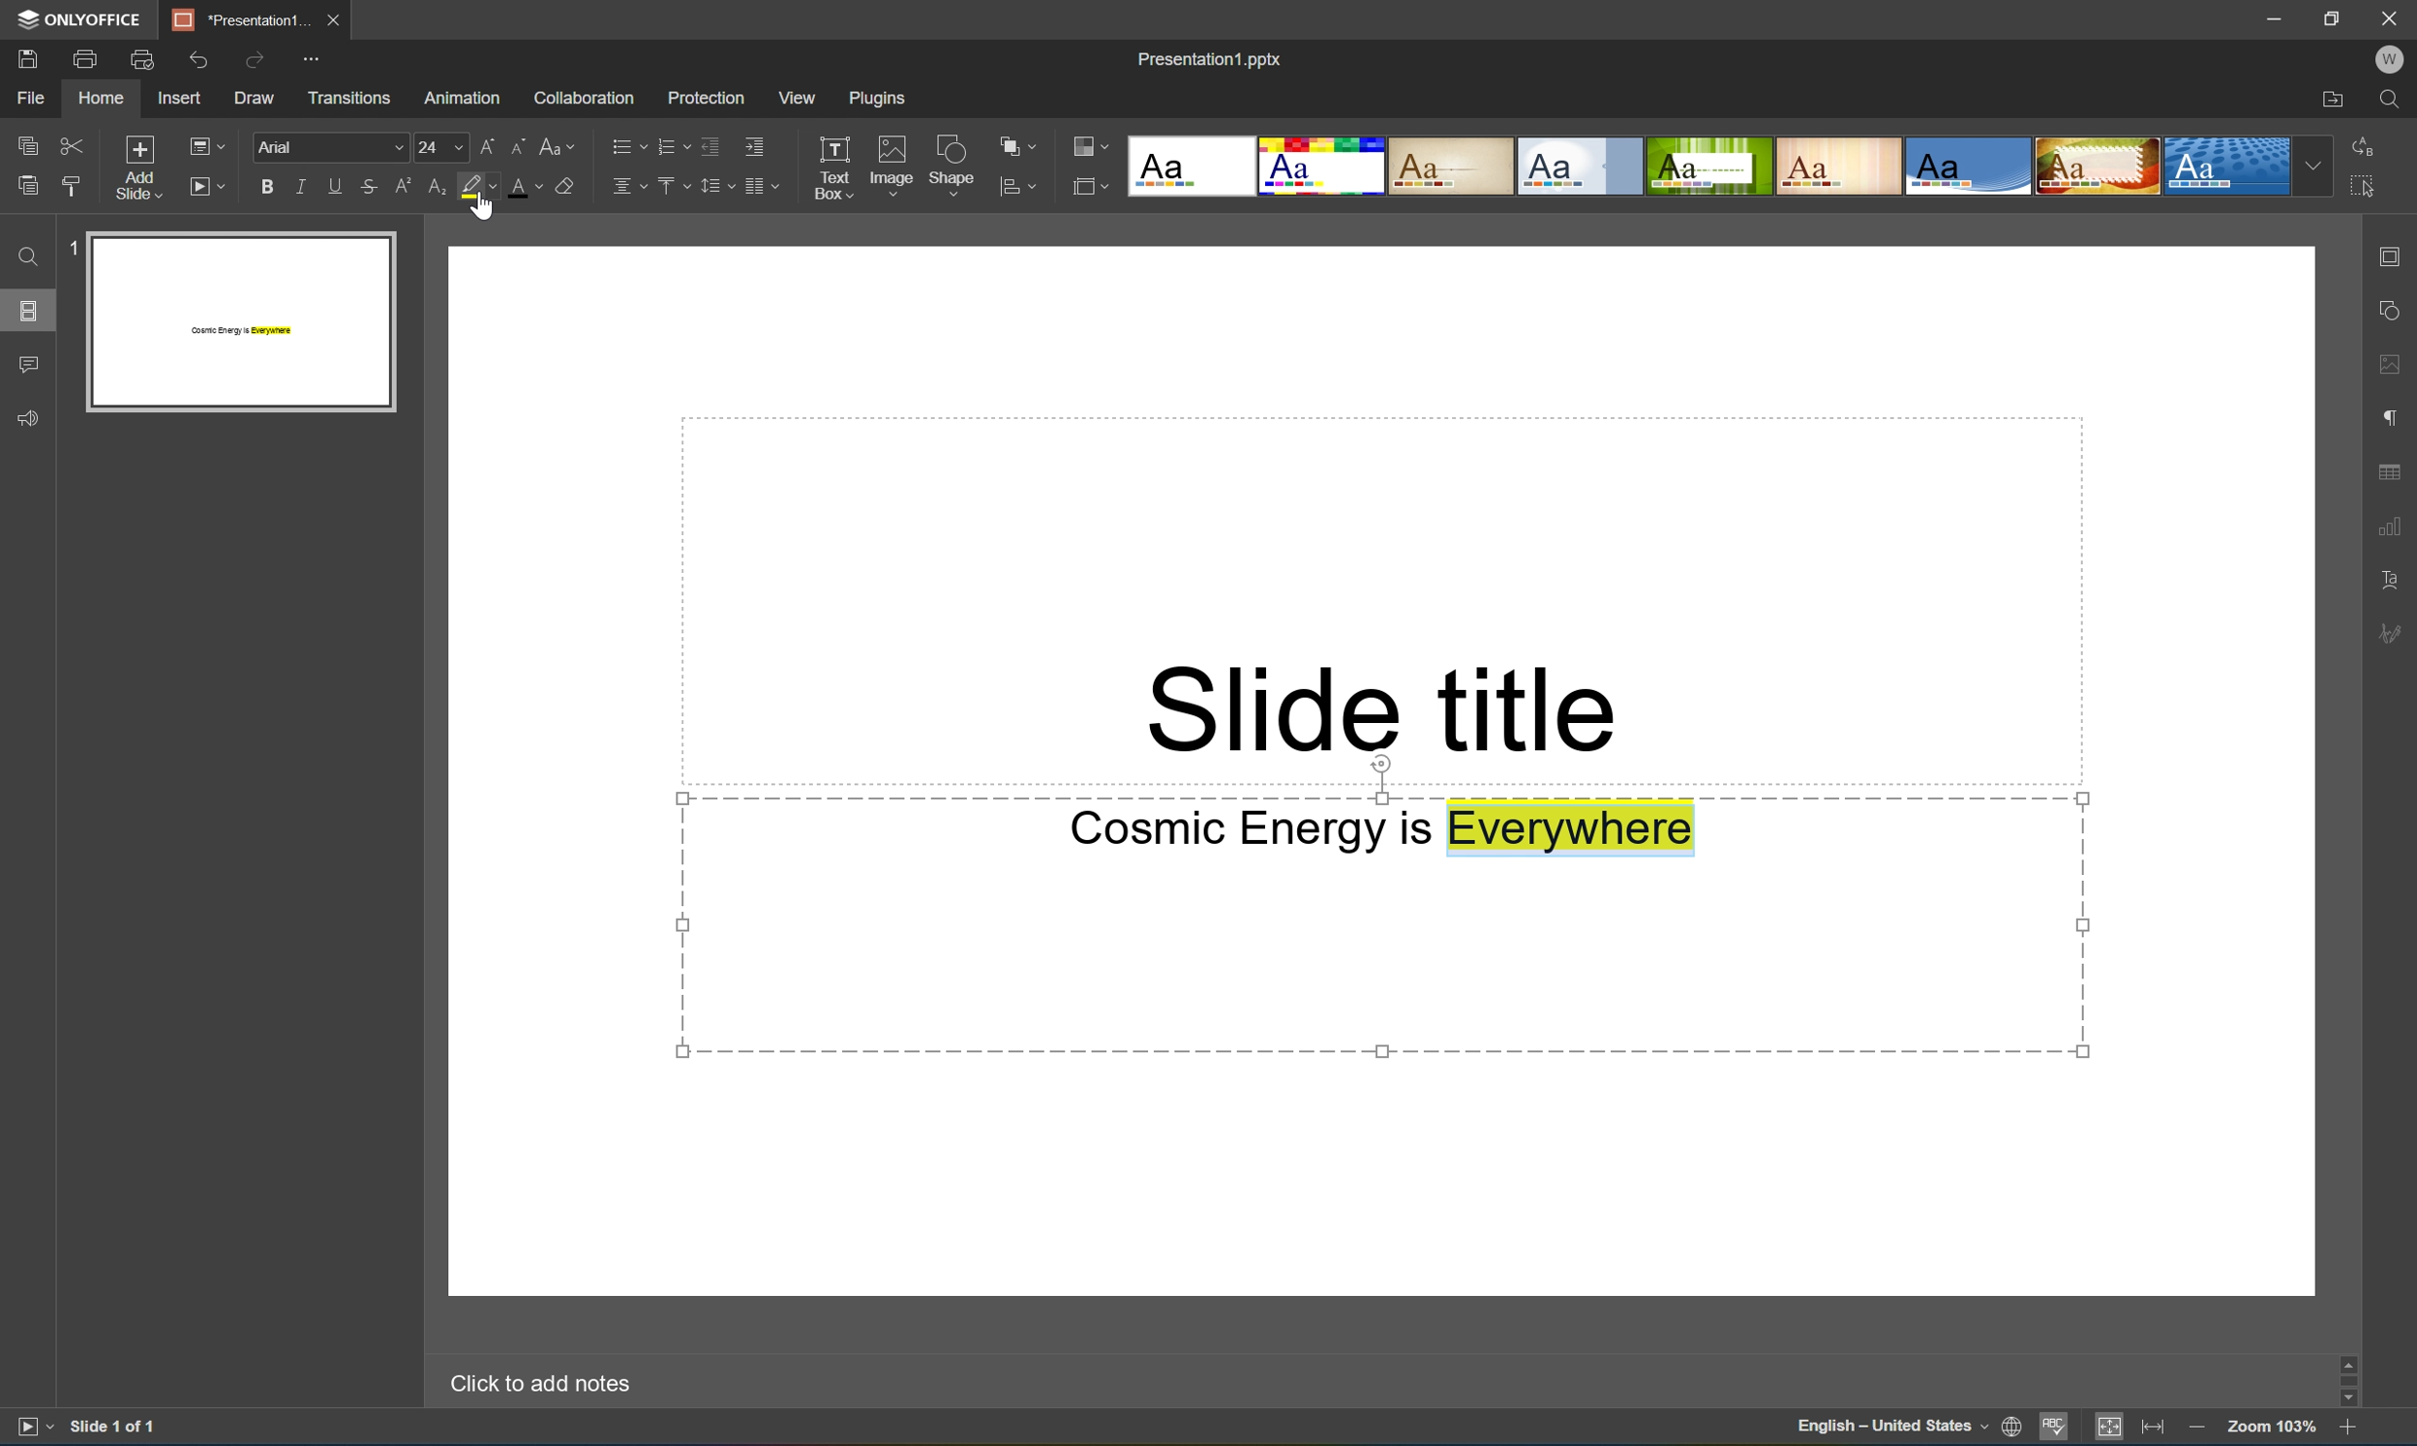  What do you see at coordinates (74, 245) in the screenshot?
I see `1` at bounding box center [74, 245].